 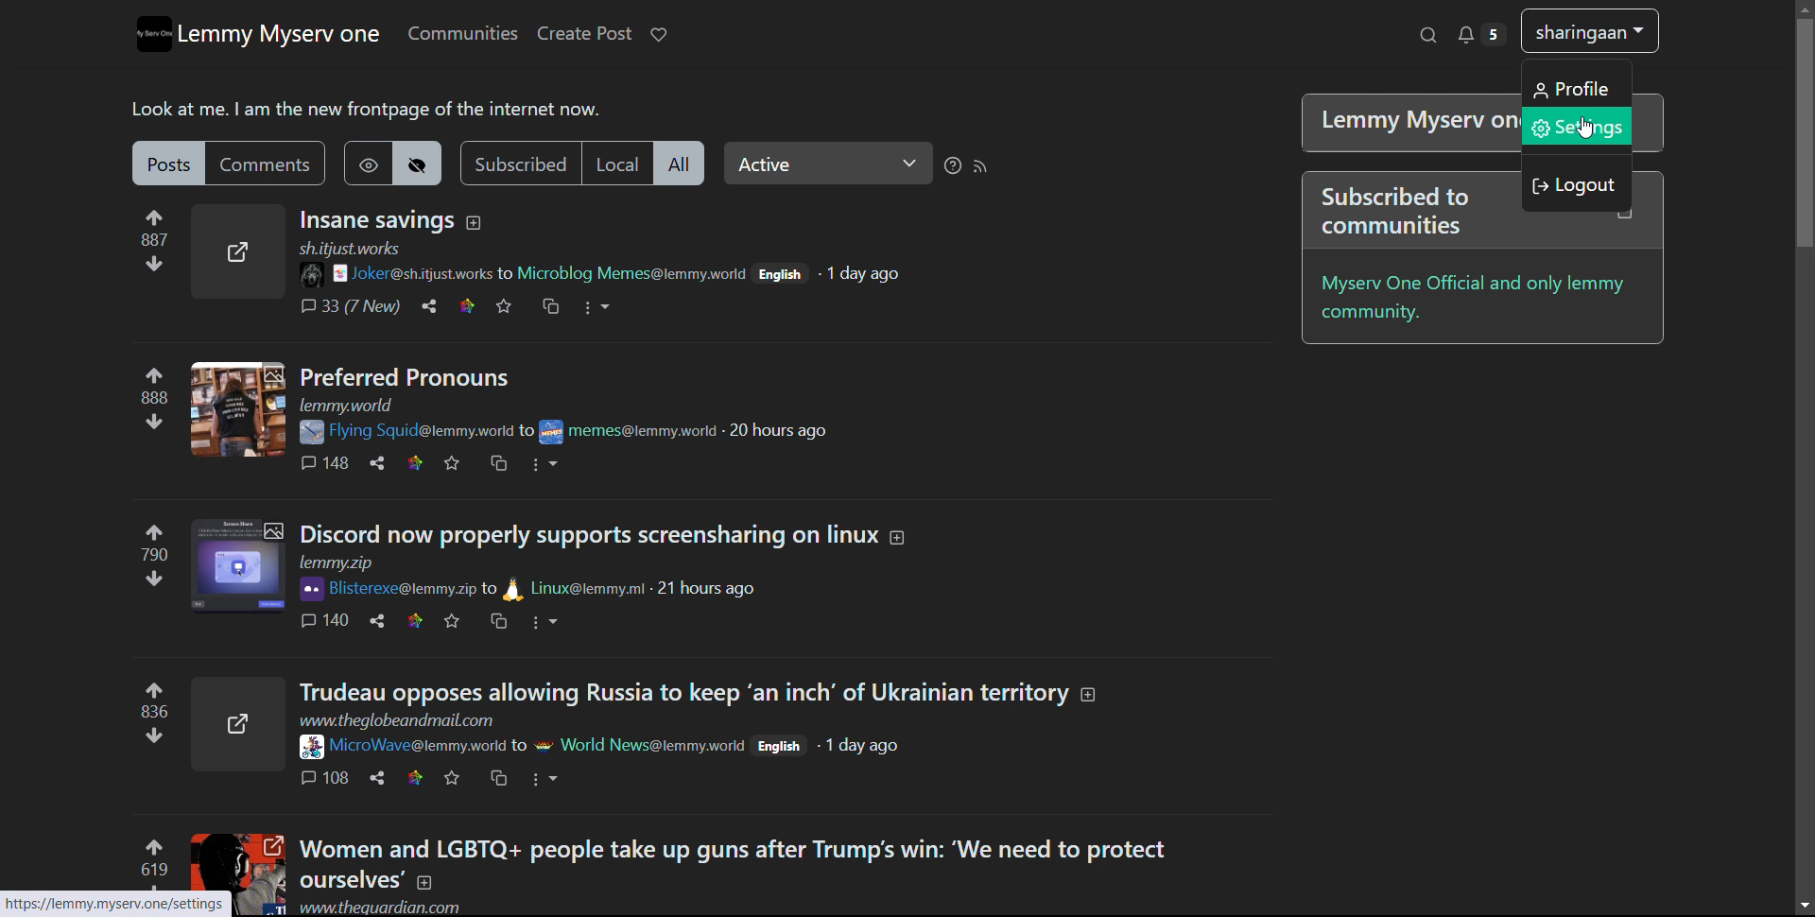 I want to click on favorites, so click(x=453, y=778).